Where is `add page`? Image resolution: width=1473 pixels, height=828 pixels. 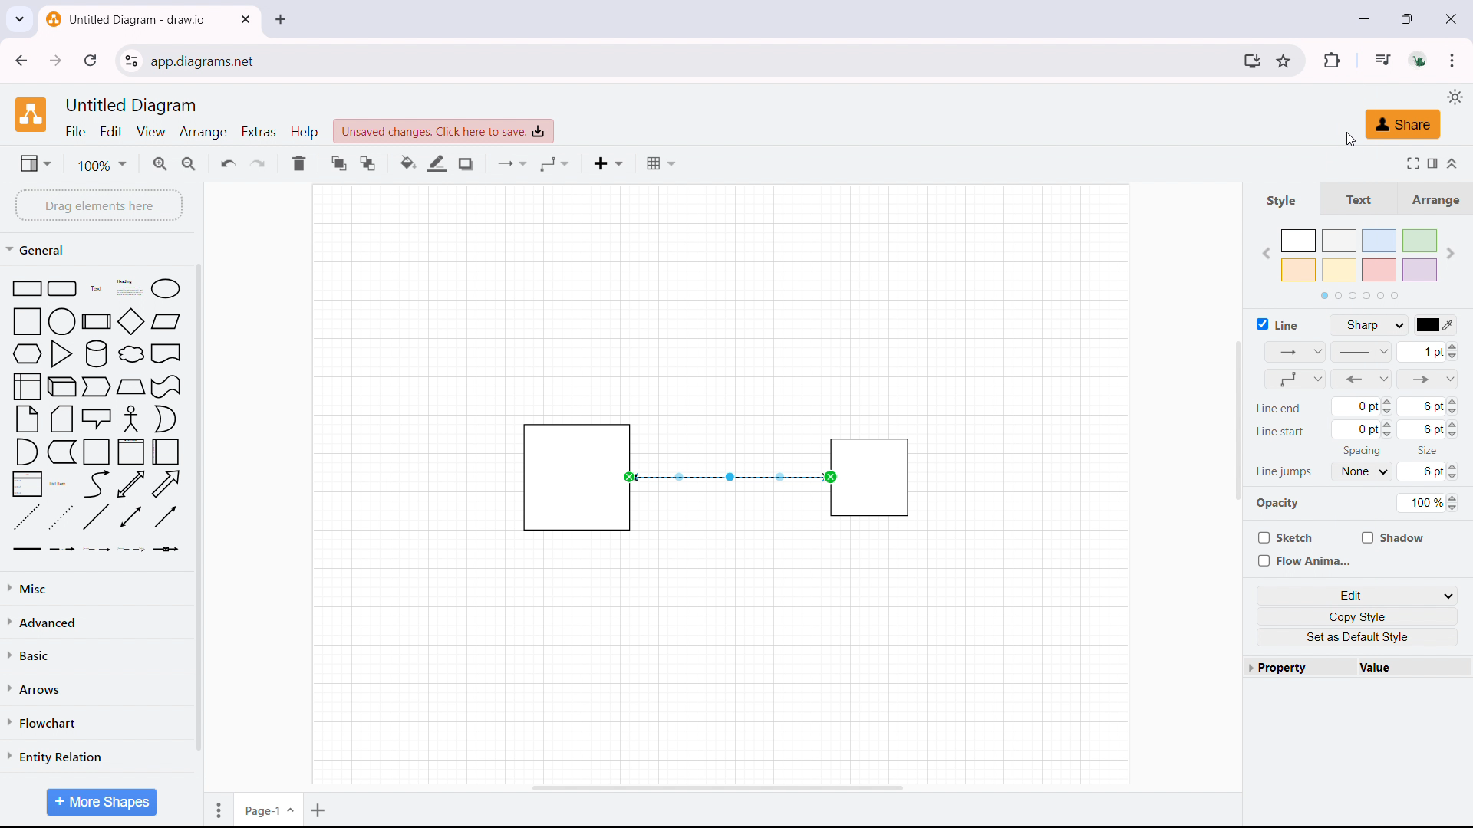 add page is located at coordinates (320, 809).